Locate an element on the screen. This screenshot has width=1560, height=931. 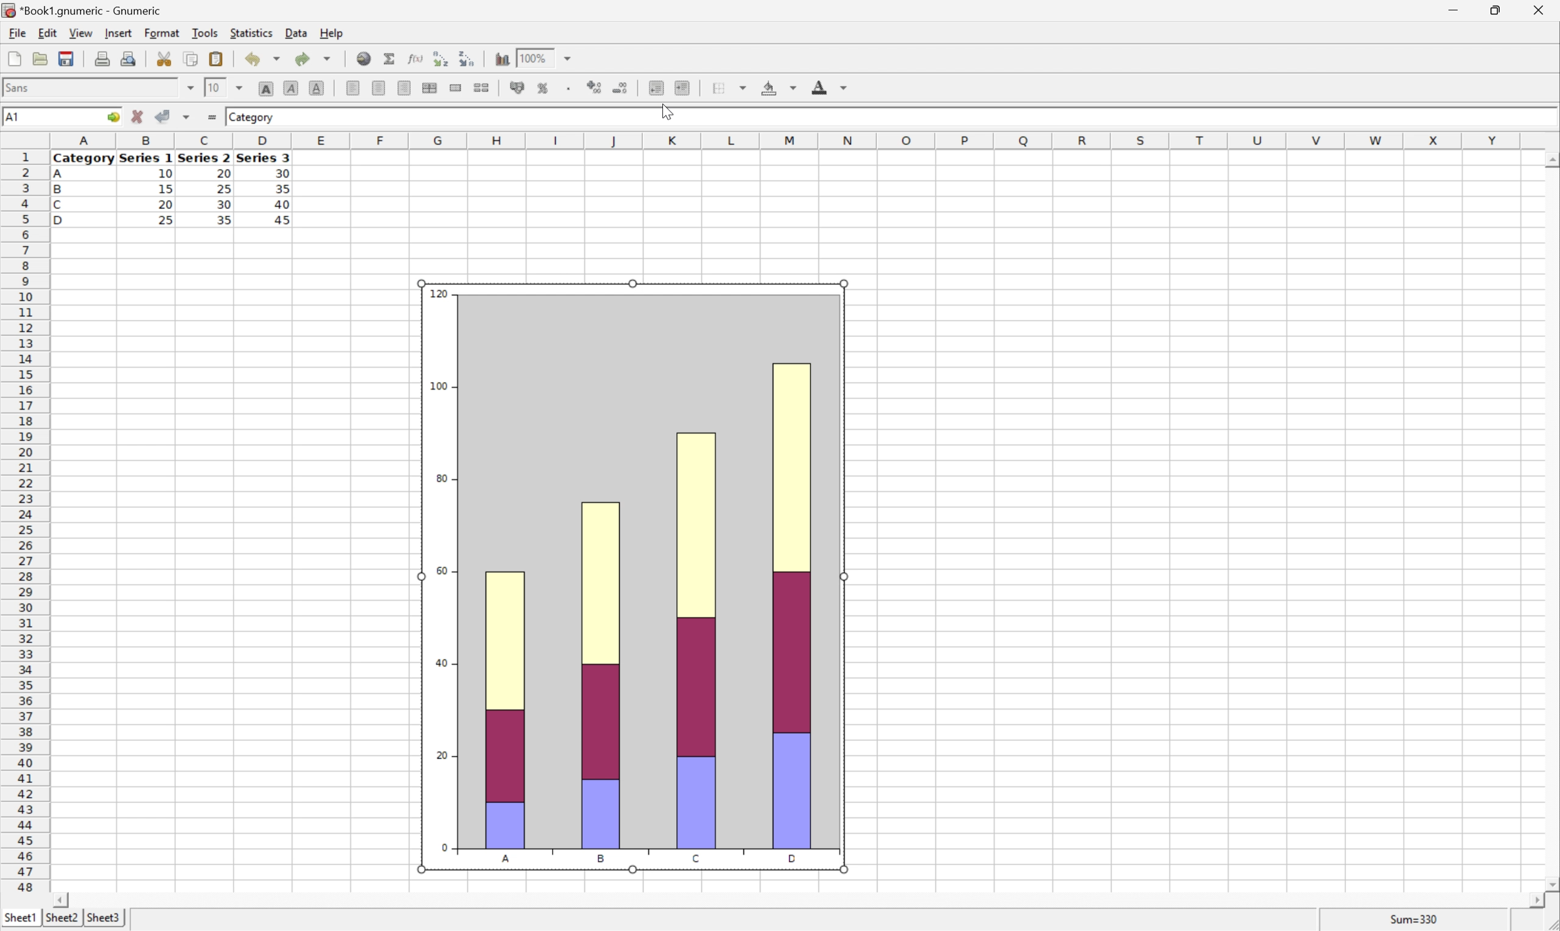
15 is located at coordinates (166, 188).